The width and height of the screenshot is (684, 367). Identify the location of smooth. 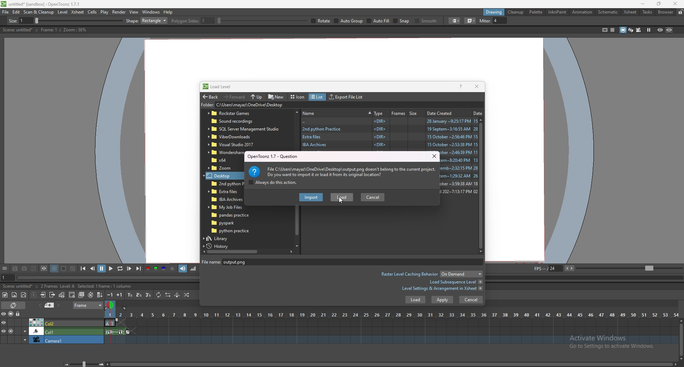
(551, 21).